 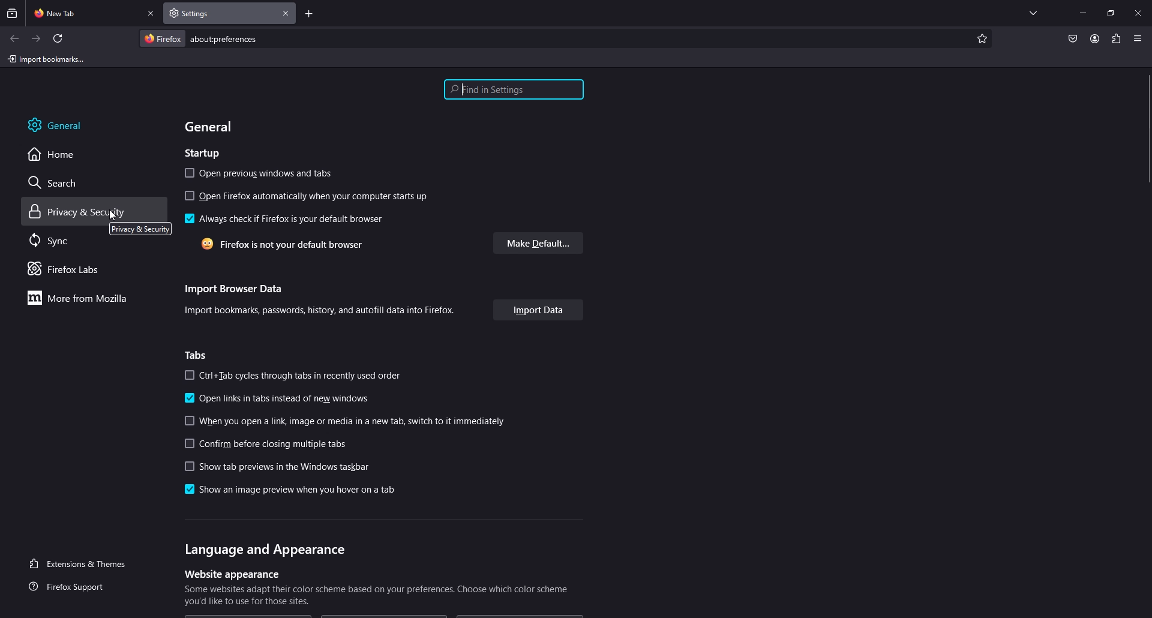 I want to click on firefox support, so click(x=77, y=587).